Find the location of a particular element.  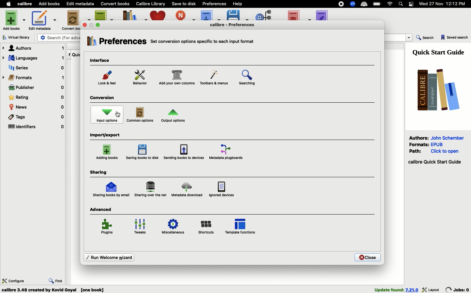

Look and feel is located at coordinates (108, 79).